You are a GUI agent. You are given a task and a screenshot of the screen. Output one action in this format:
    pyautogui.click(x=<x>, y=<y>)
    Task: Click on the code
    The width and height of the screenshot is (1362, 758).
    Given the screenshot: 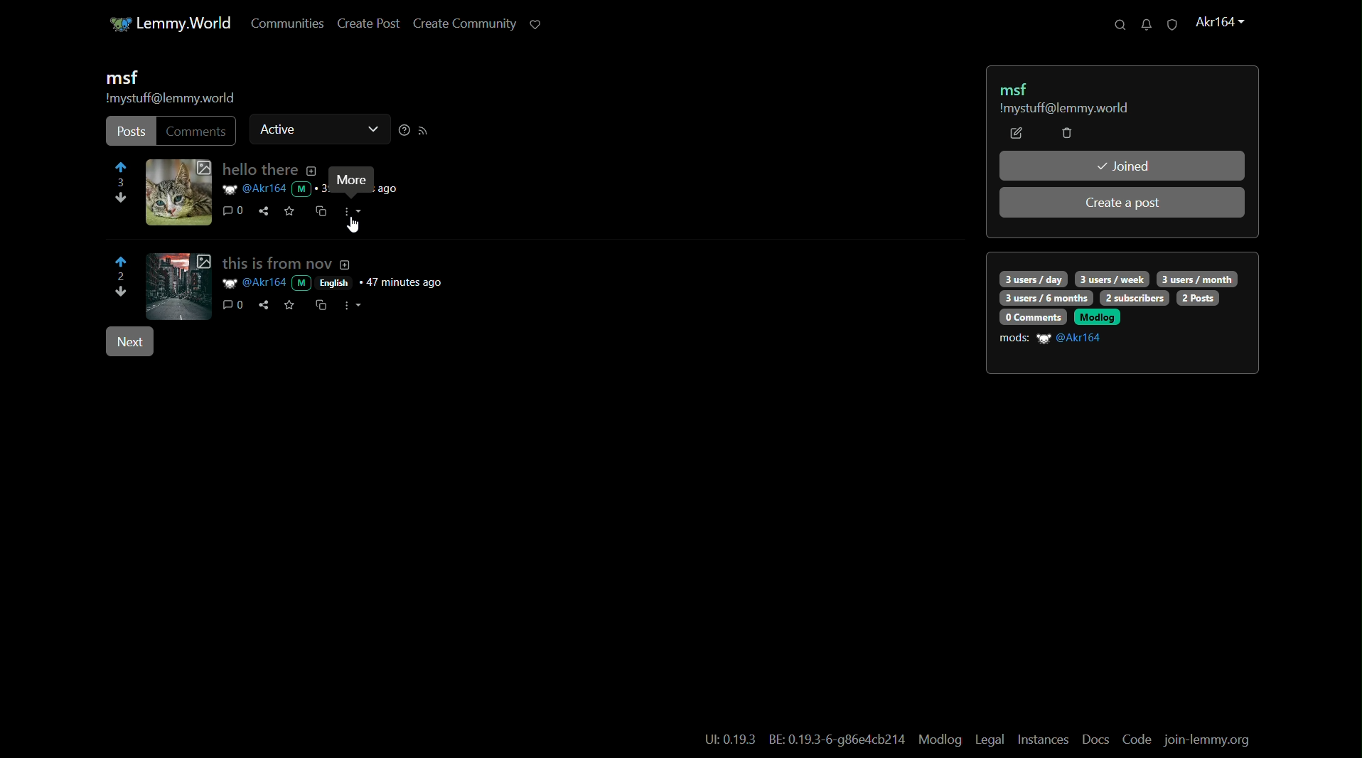 What is the action you would take?
    pyautogui.click(x=1137, y=740)
    